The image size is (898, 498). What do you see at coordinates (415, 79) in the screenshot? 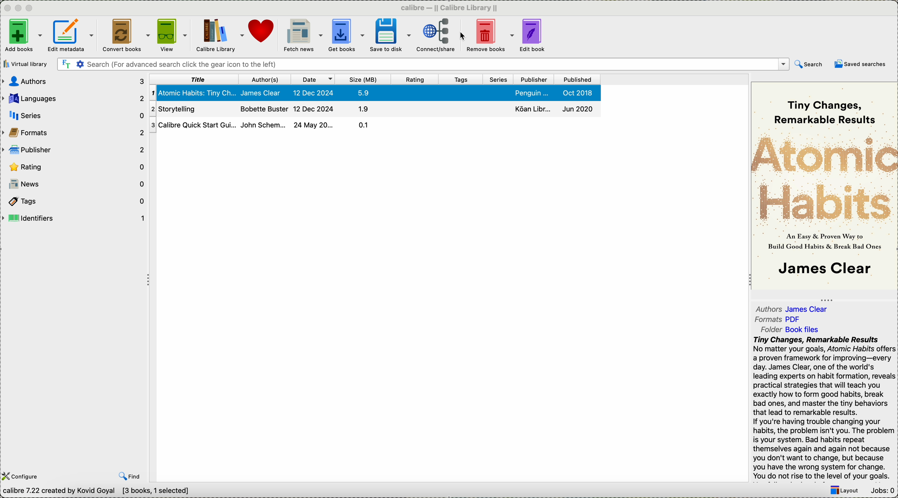
I see `rating` at bounding box center [415, 79].